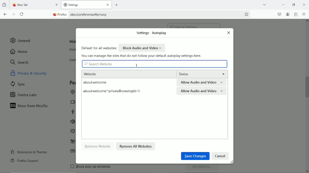 The height and width of the screenshot is (173, 309). Describe the element at coordinates (150, 33) in the screenshot. I see `settings autoplay` at that location.